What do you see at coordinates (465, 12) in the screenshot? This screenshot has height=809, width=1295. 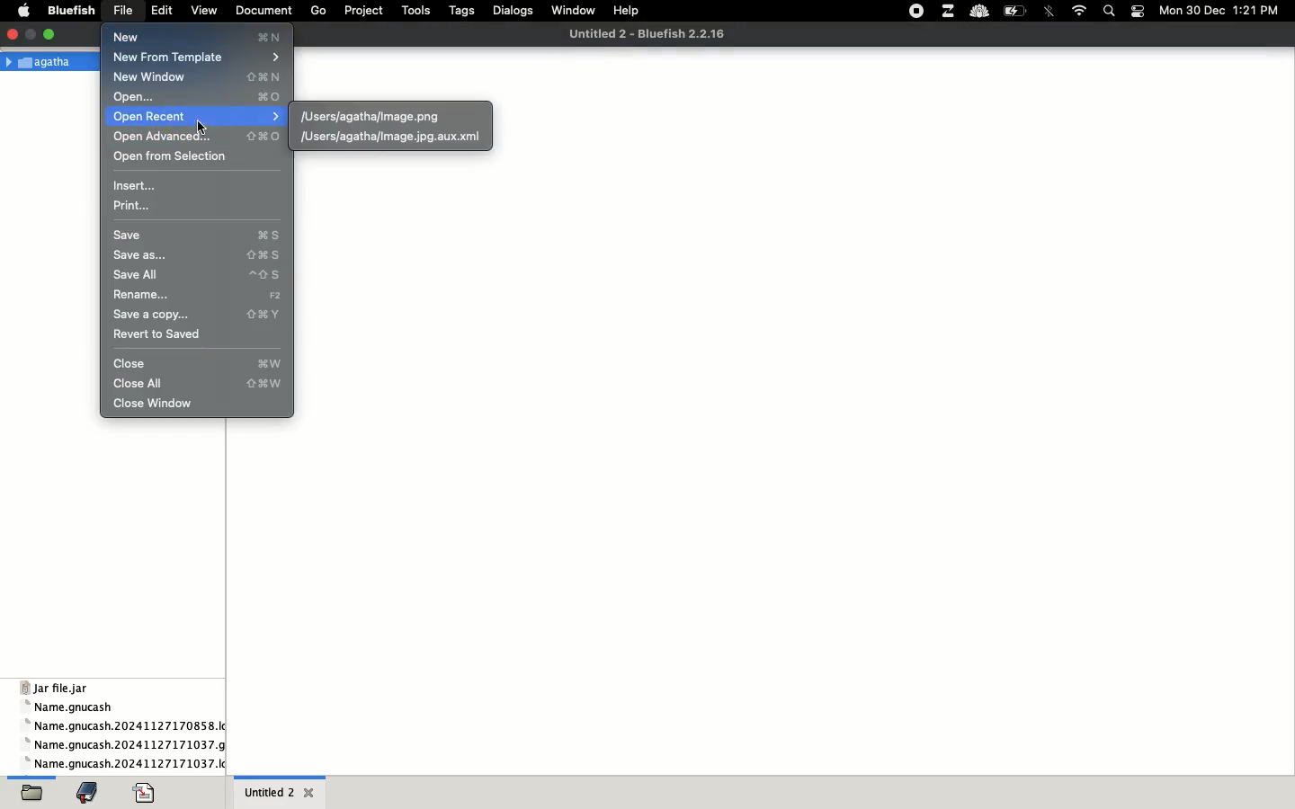 I see `tags` at bounding box center [465, 12].